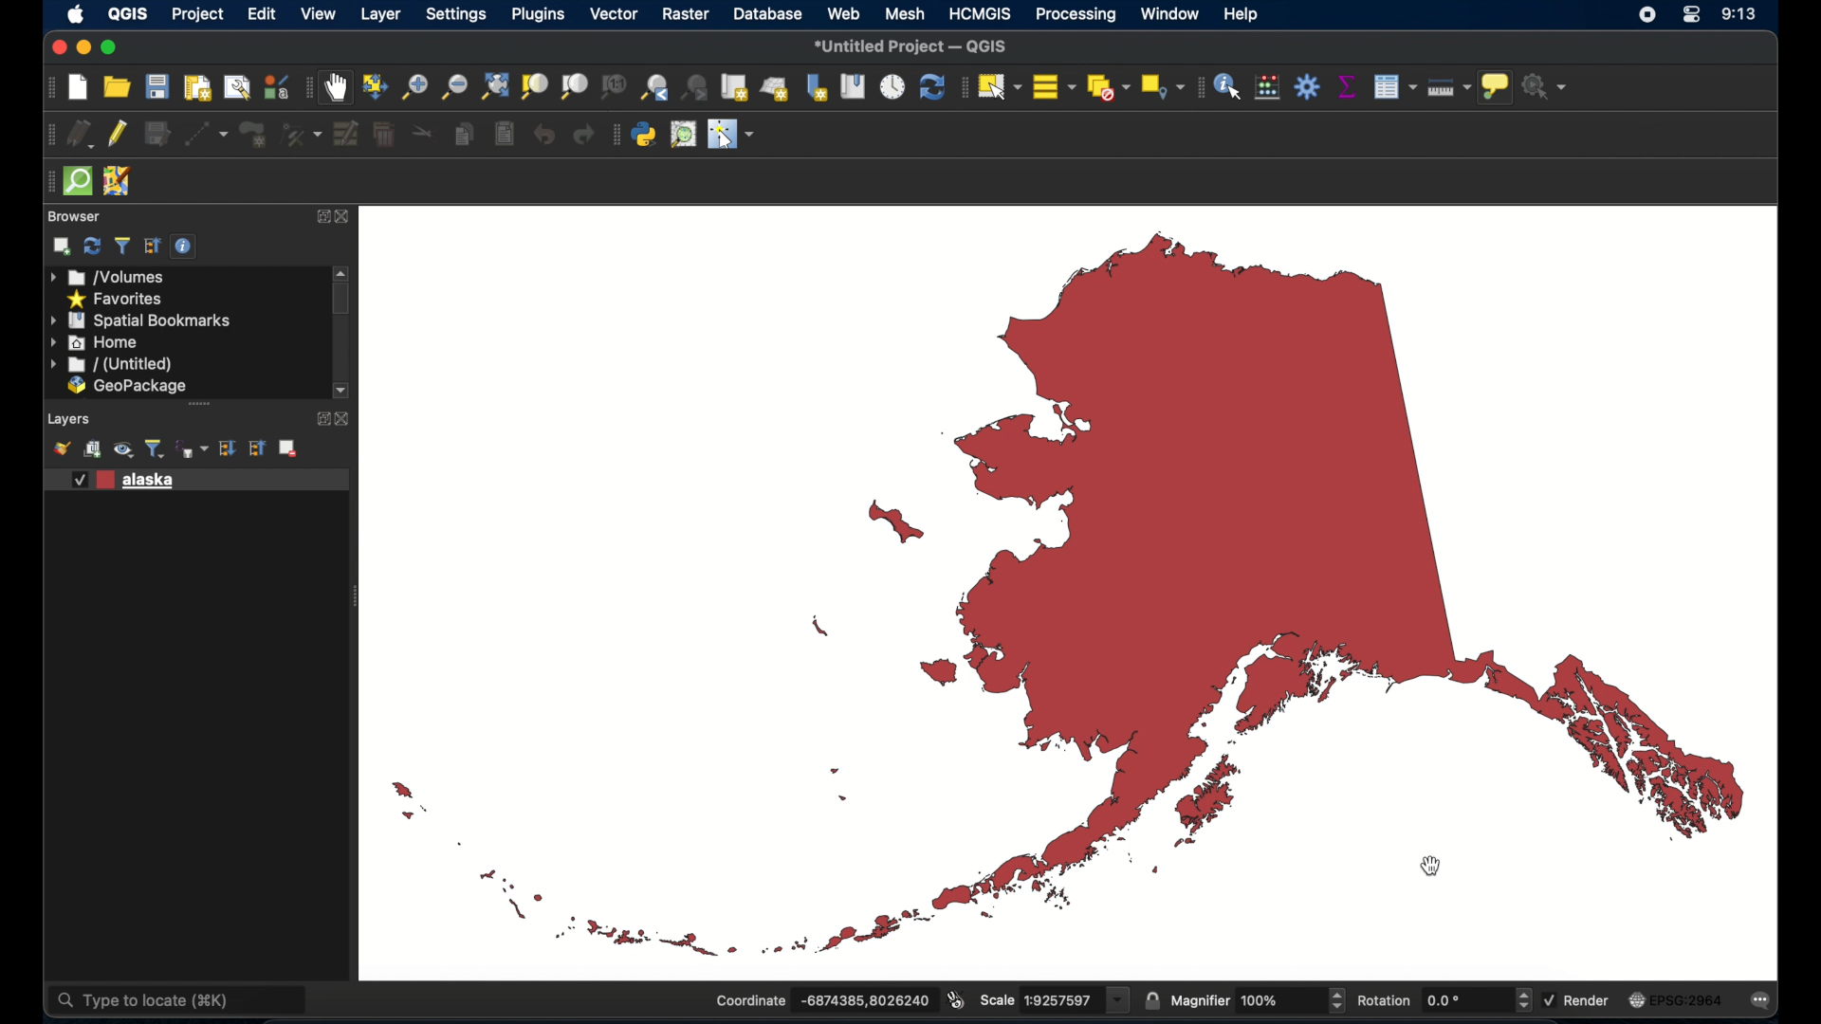 Image resolution: width=1821 pixels, height=1024 pixels. What do you see at coordinates (1444, 1000) in the screenshot?
I see `rotation` at bounding box center [1444, 1000].